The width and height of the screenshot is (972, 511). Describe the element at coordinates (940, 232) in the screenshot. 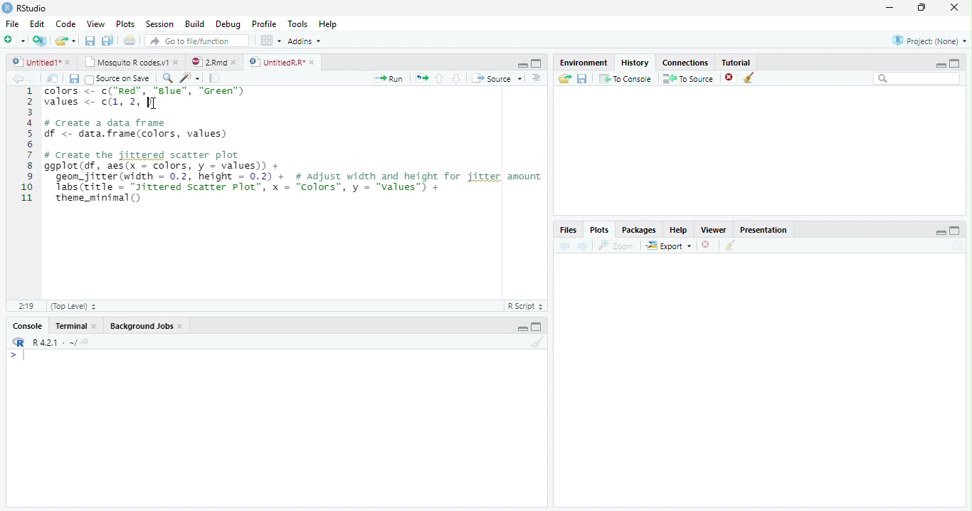

I see `Minimize` at that location.